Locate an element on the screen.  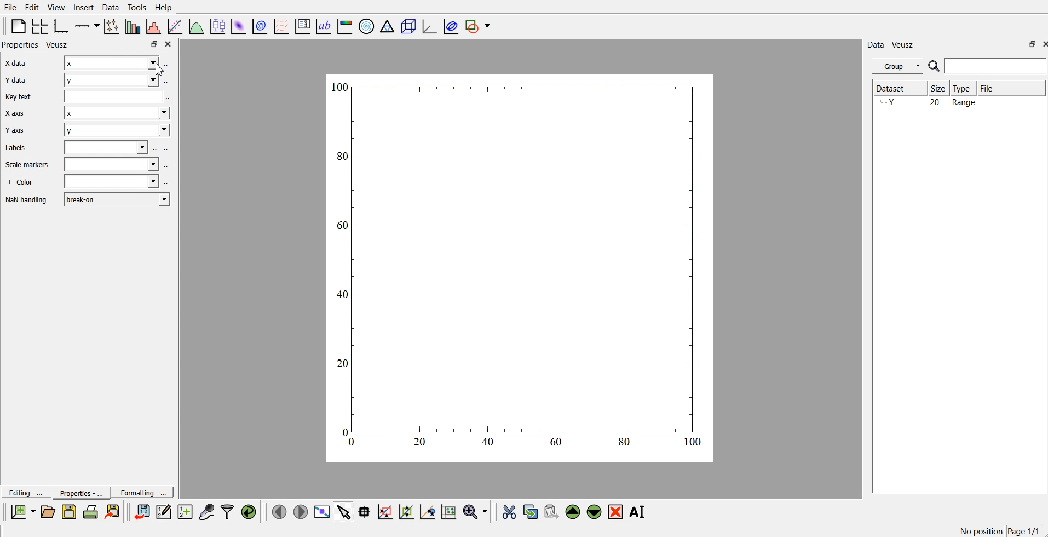
Cut is located at coordinates (509, 511).